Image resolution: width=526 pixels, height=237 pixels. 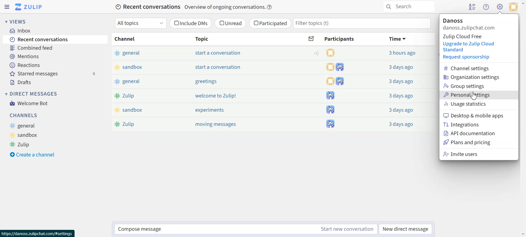 What do you see at coordinates (479, 115) in the screenshot?
I see `Desktop & mobile apps` at bounding box center [479, 115].